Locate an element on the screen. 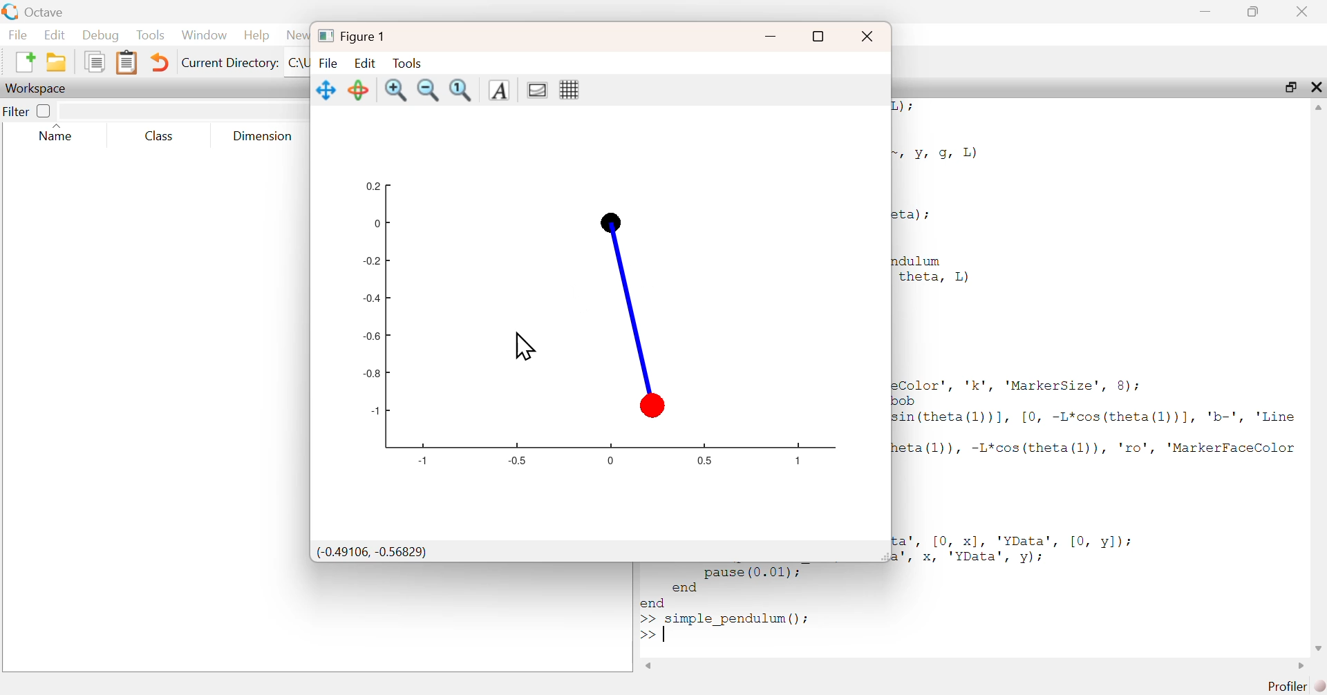 The image size is (1327, 695). Rotate is located at coordinates (359, 91).